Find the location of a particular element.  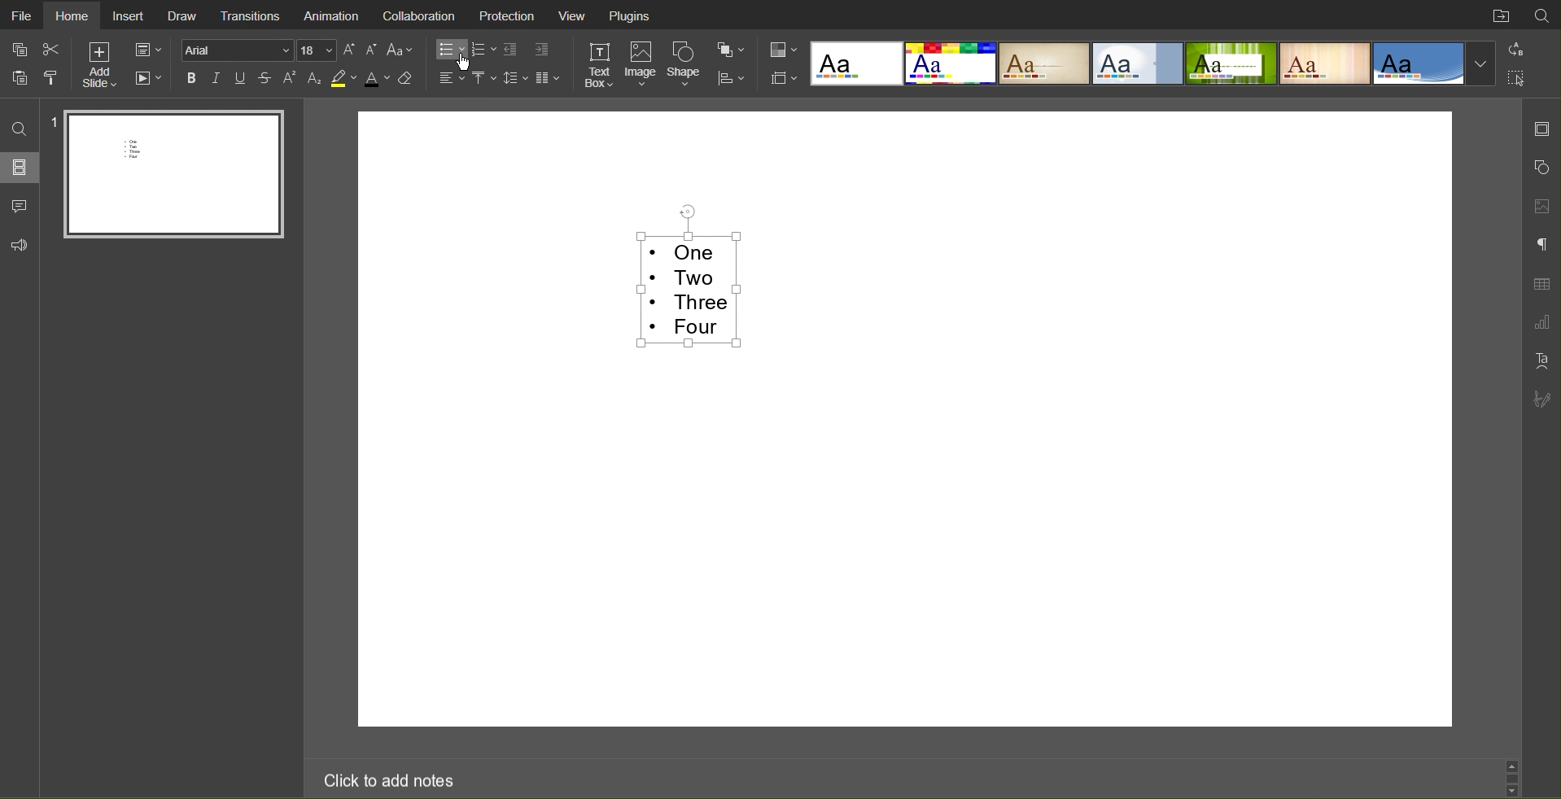

Slide Size is located at coordinates (781, 77).